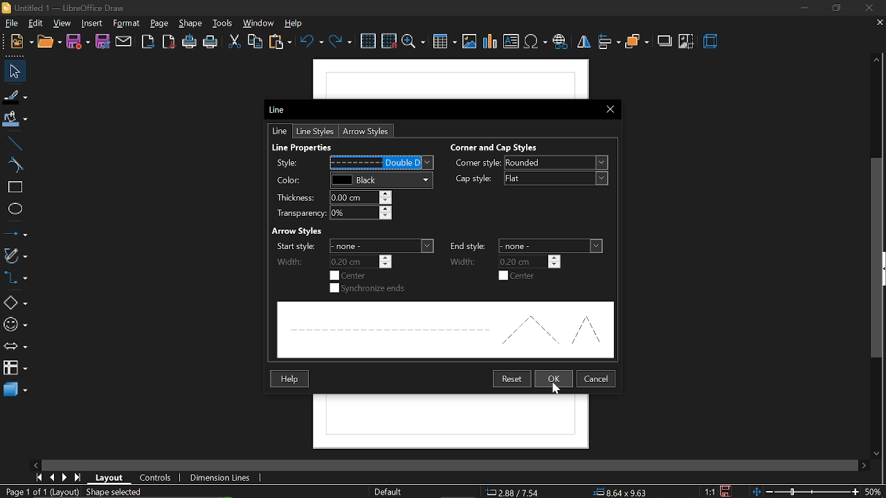  What do you see at coordinates (91, 24) in the screenshot?
I see `insert` at bounding box center [91, 24].